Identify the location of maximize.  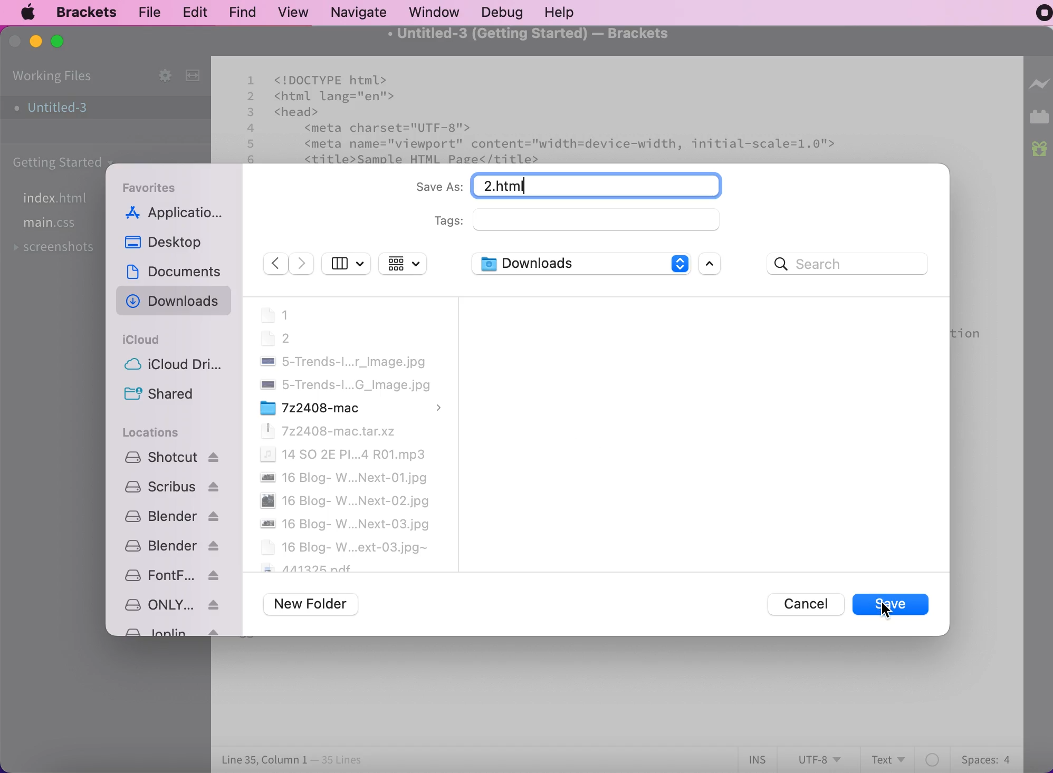
(59, 45).